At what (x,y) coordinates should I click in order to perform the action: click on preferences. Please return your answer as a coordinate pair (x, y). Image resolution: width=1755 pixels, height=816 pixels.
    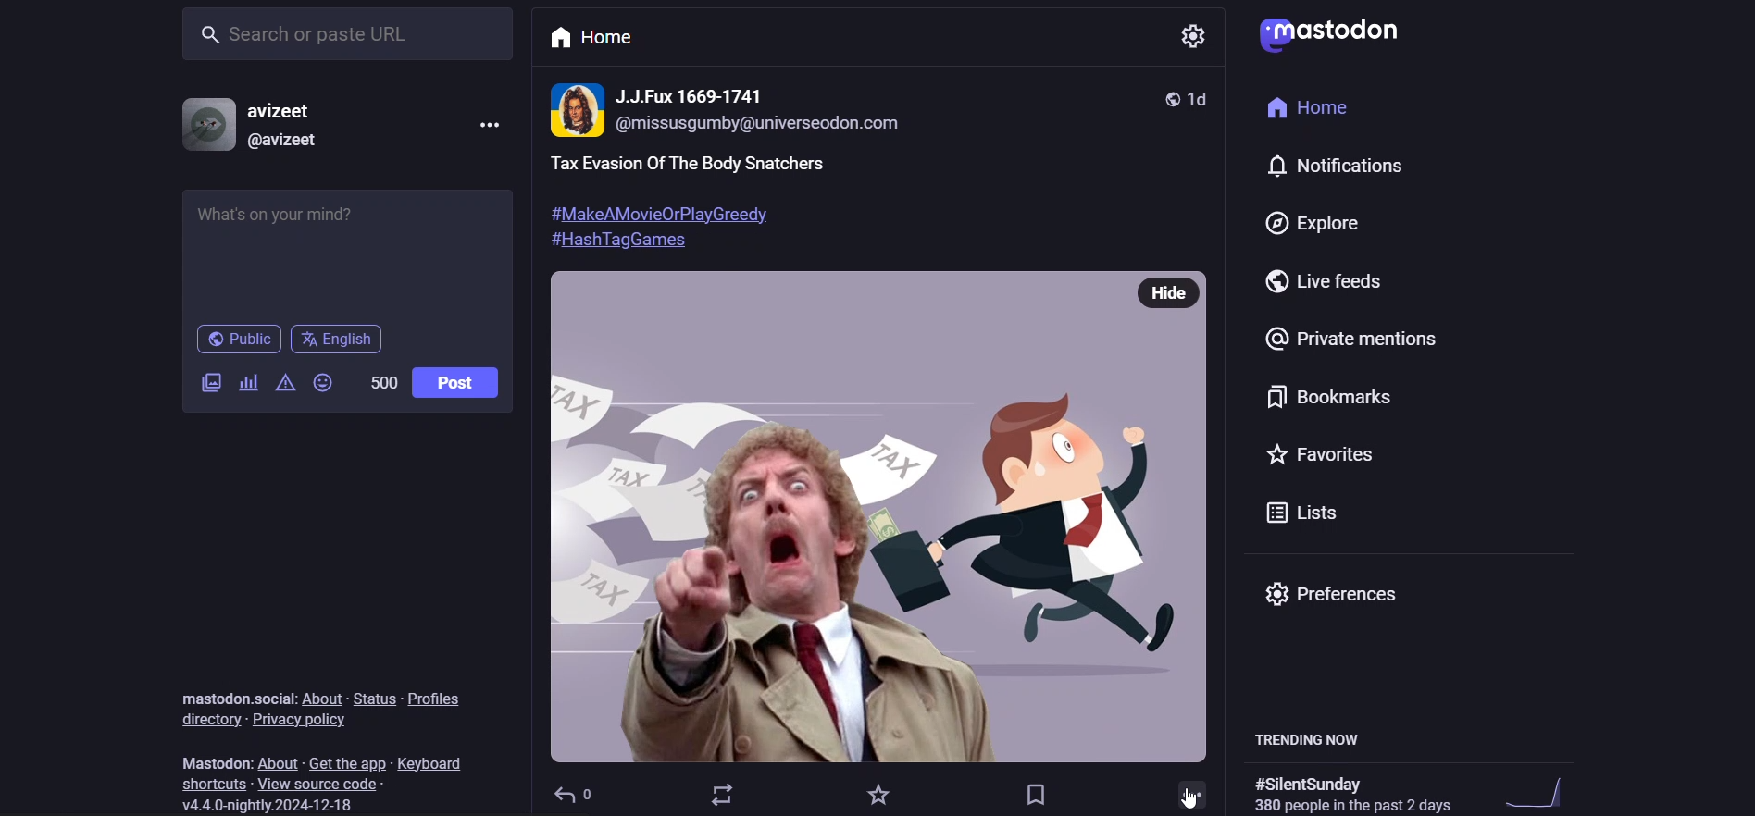
    Looking at the image, I should click on (1346, 593).